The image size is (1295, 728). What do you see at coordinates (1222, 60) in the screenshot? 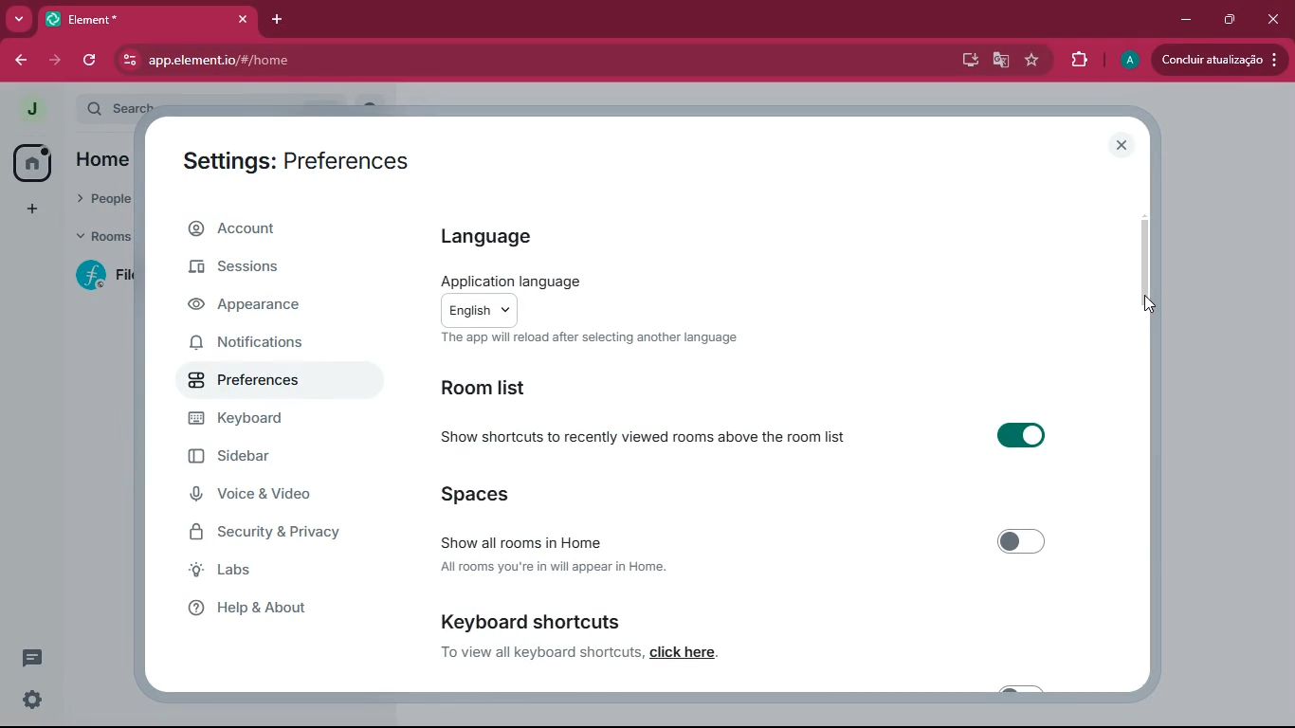
I see `Update` at bounding box center [1222, 60].